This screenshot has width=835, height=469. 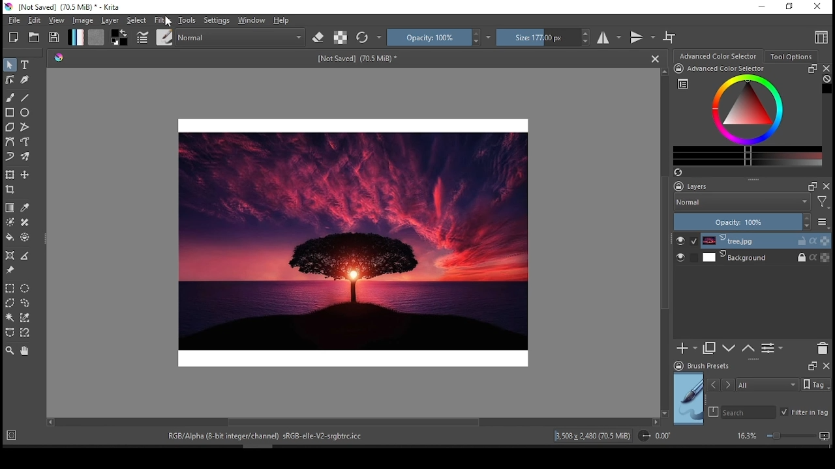 What do you see at coordinates (788, 7) in the screenshot?
I see `restore` at bounding box center [788, 7].